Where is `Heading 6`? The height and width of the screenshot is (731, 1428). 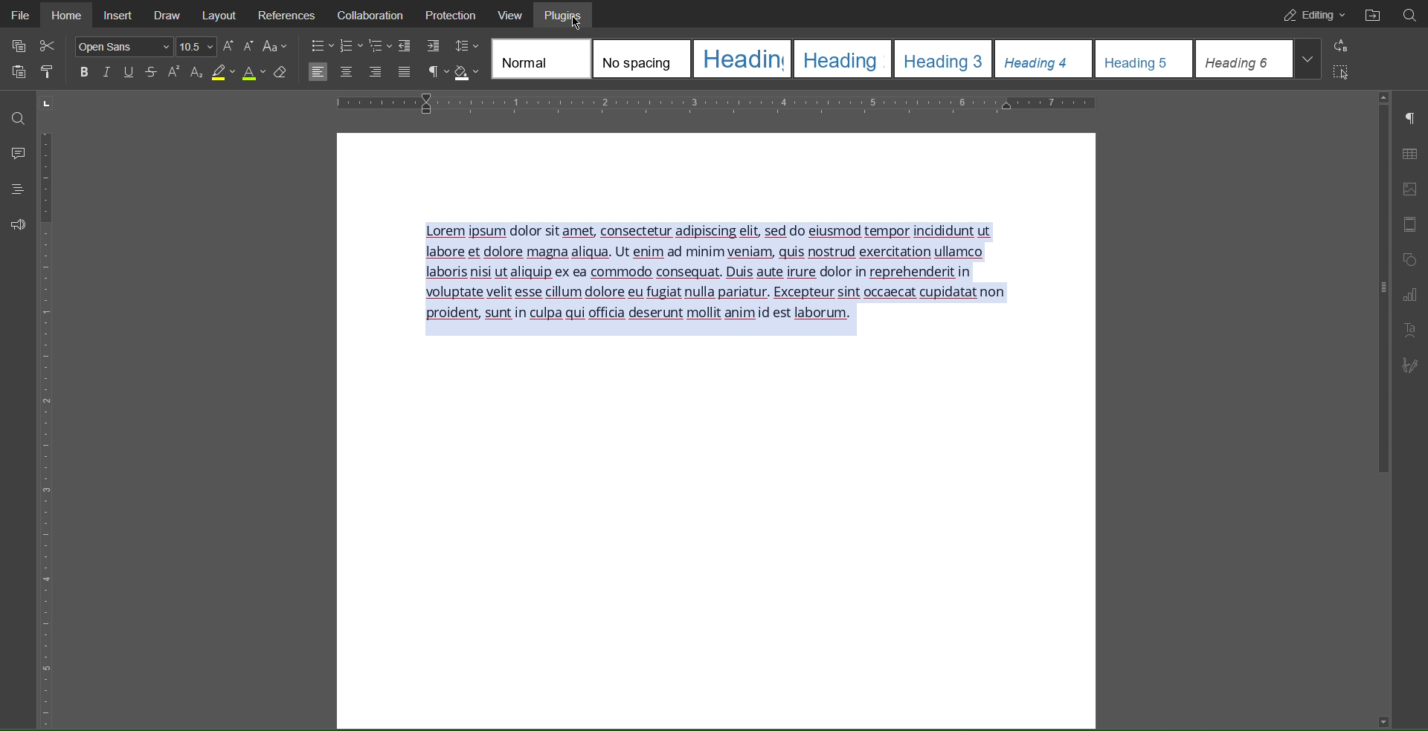 Heading 6 is located at coordinates (1255, 59).